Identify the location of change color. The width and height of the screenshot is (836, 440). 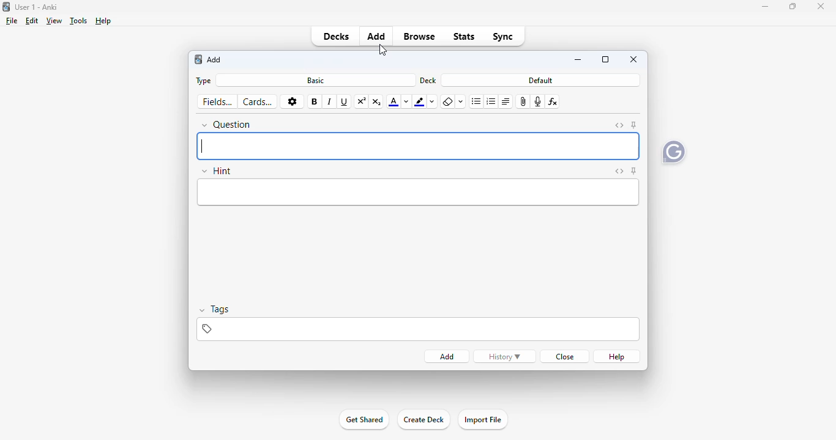
(433, 102).